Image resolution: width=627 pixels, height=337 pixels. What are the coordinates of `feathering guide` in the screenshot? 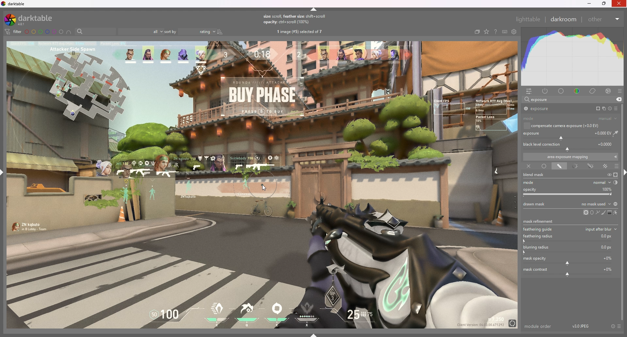 It's located at (539, 229).